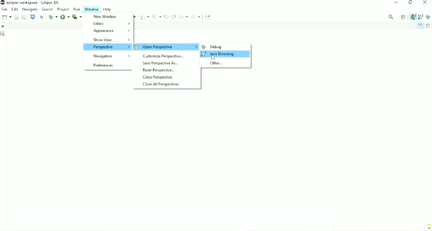 Image resolution: width=432 pixels, height=231 pixels. What do you see at coordinates (33, 17) in the screenshot?
I see `Open a terminal` at bounding box center [33, 17].